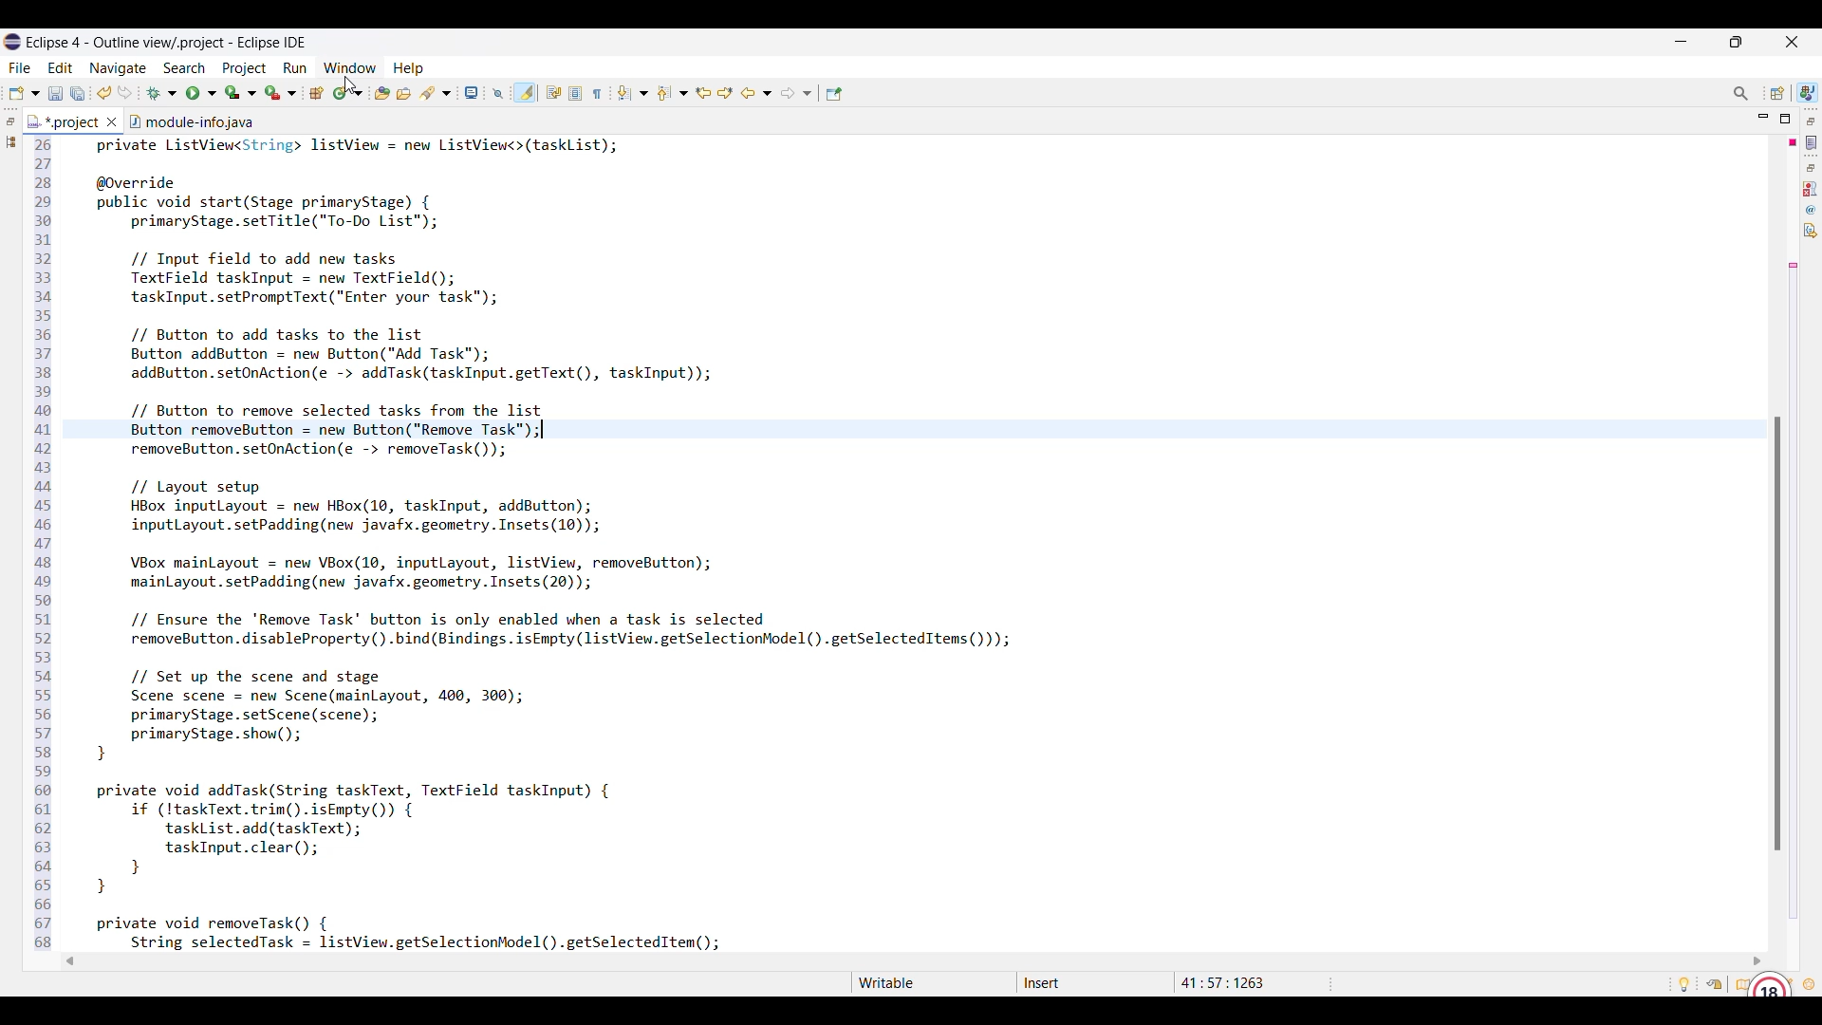 This screenshot has height=1025, width=1822. I want to click on Package explorer, so click(10, 141).